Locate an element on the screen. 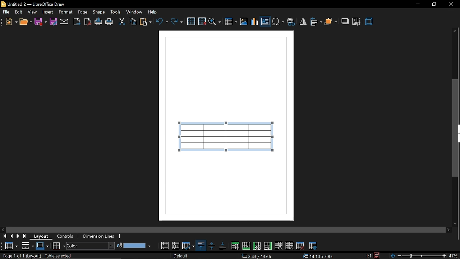 The width and height of the screenshot is (460, 259). save is located at coordinates (377, 255).